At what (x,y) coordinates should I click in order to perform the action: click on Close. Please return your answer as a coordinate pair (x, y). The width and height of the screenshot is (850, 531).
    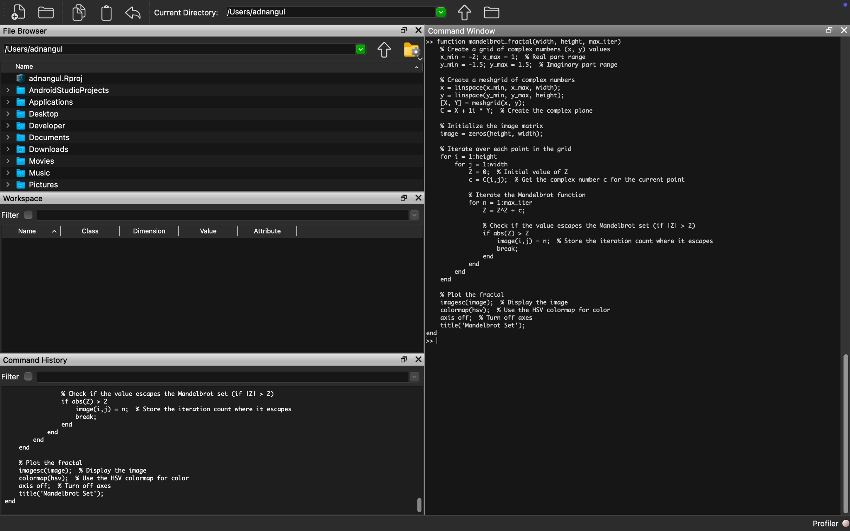
    Looking at the image, I should click on (418, 30).